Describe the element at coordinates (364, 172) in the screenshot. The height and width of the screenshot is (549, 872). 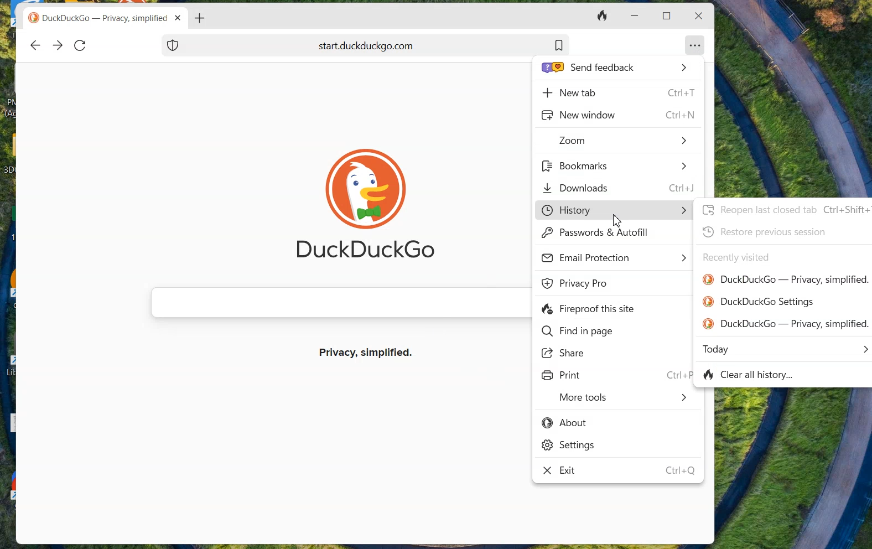
I see `duckduck go LOGO` at that location.